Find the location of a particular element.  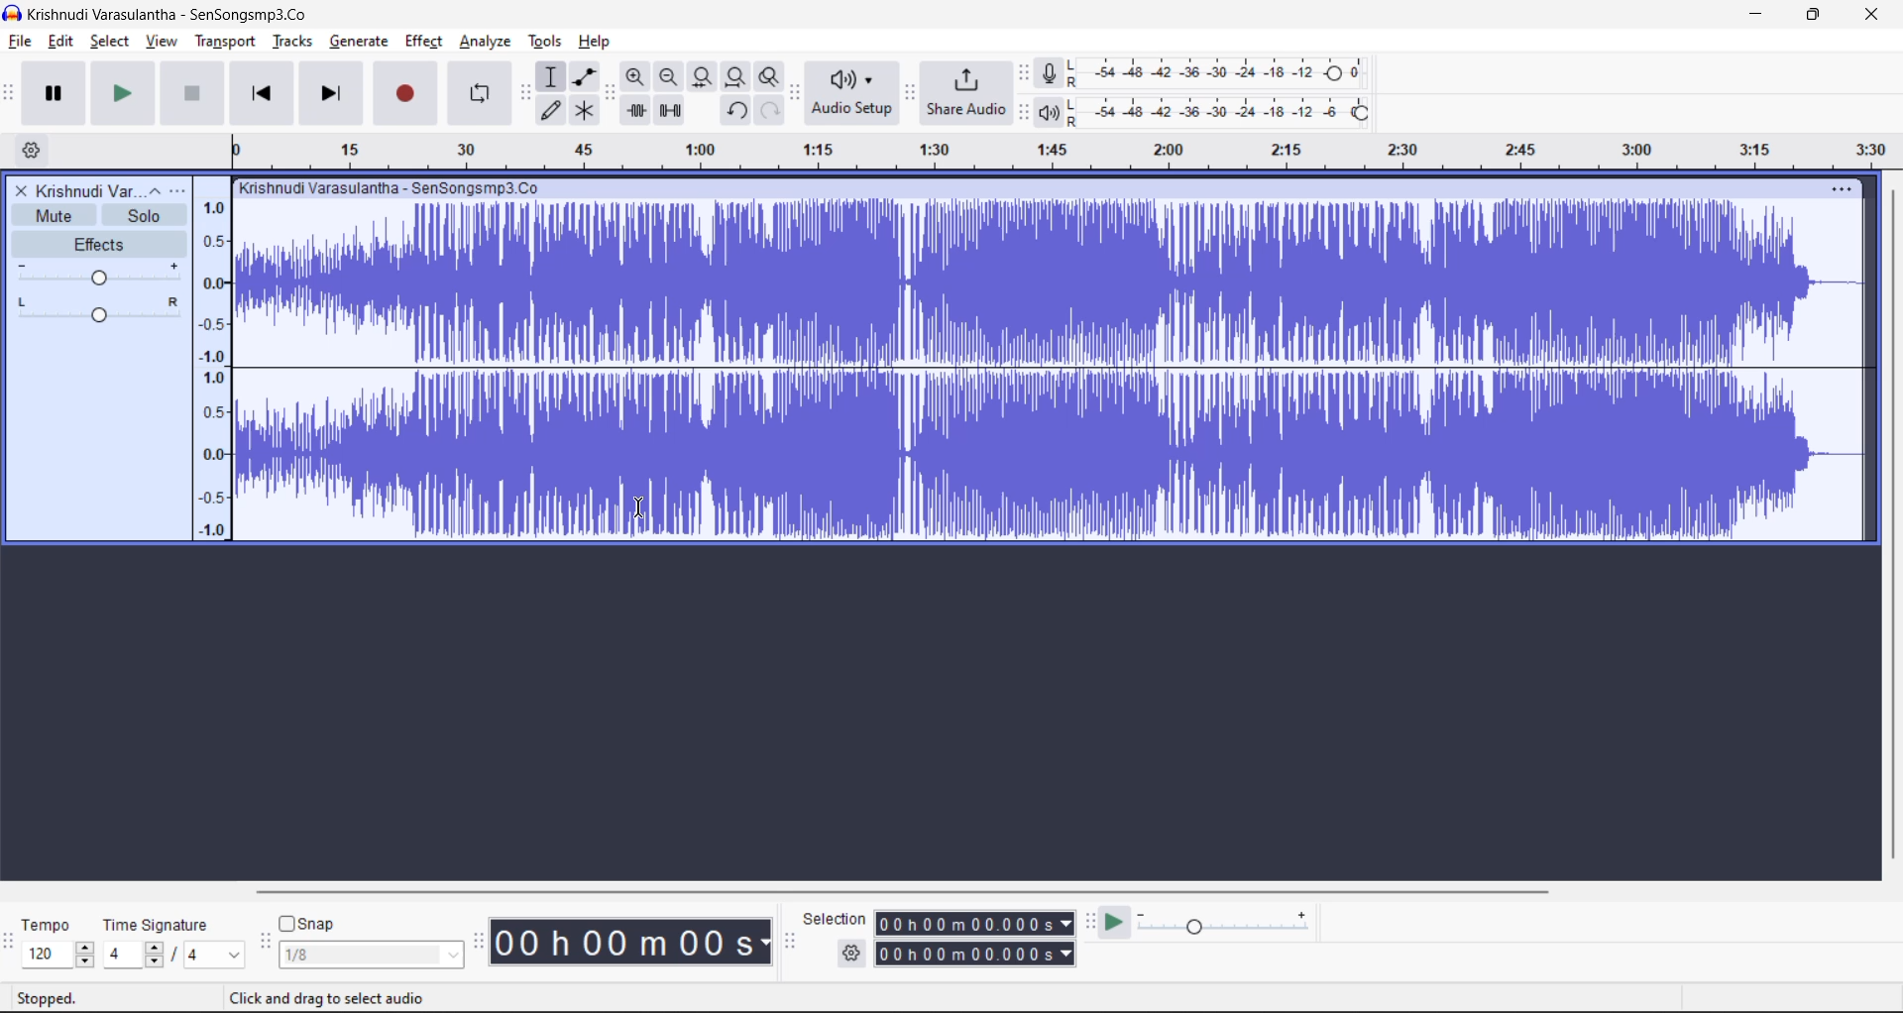

amplitude scale is located at coordinates (1053, 146).